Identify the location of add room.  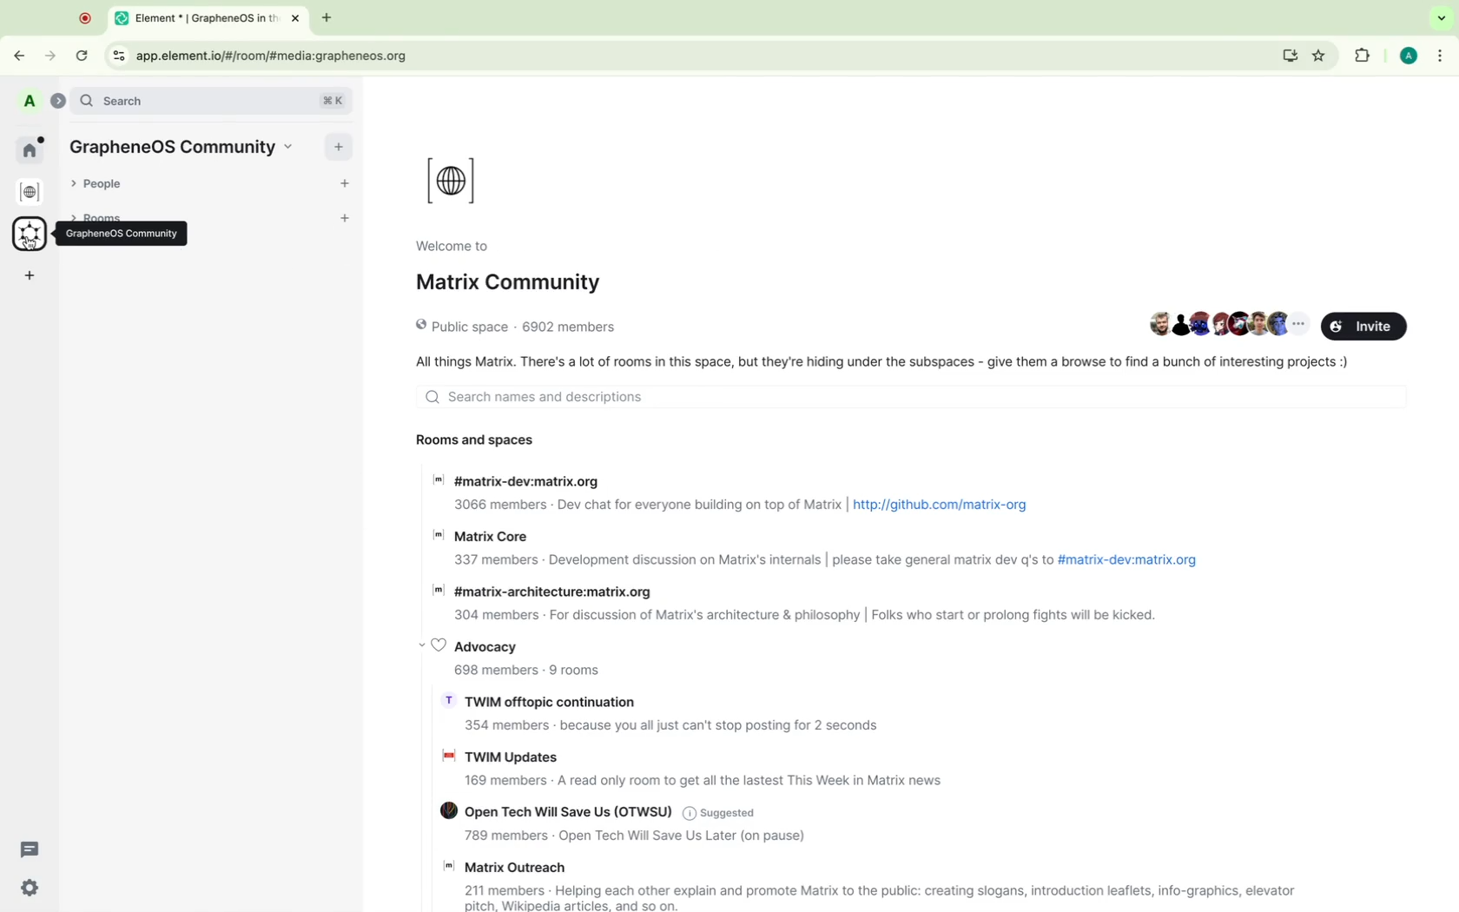
(347, 220).